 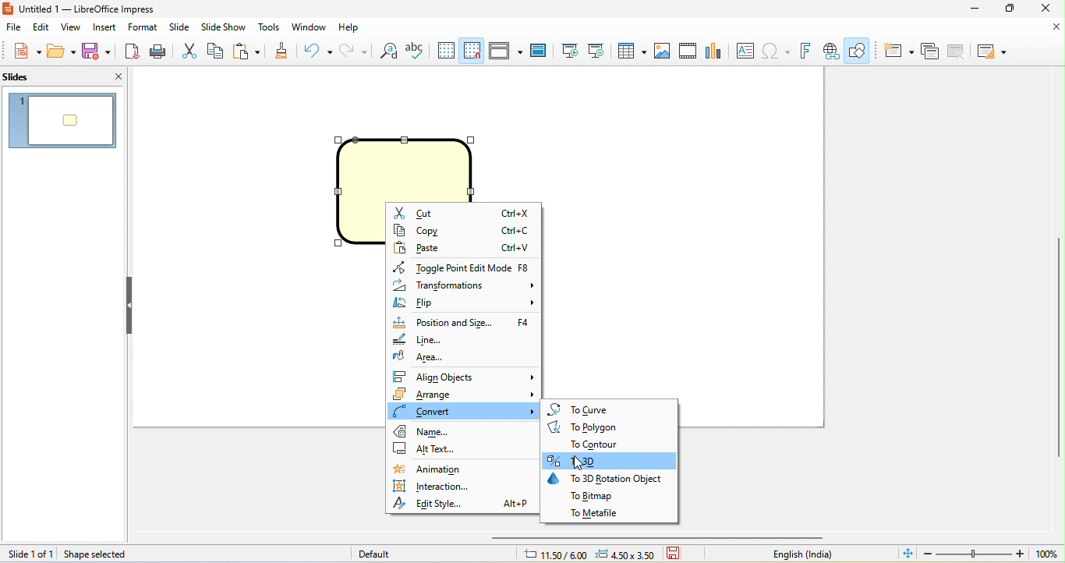 I want to click on alt text, so click(x=440, y=451).